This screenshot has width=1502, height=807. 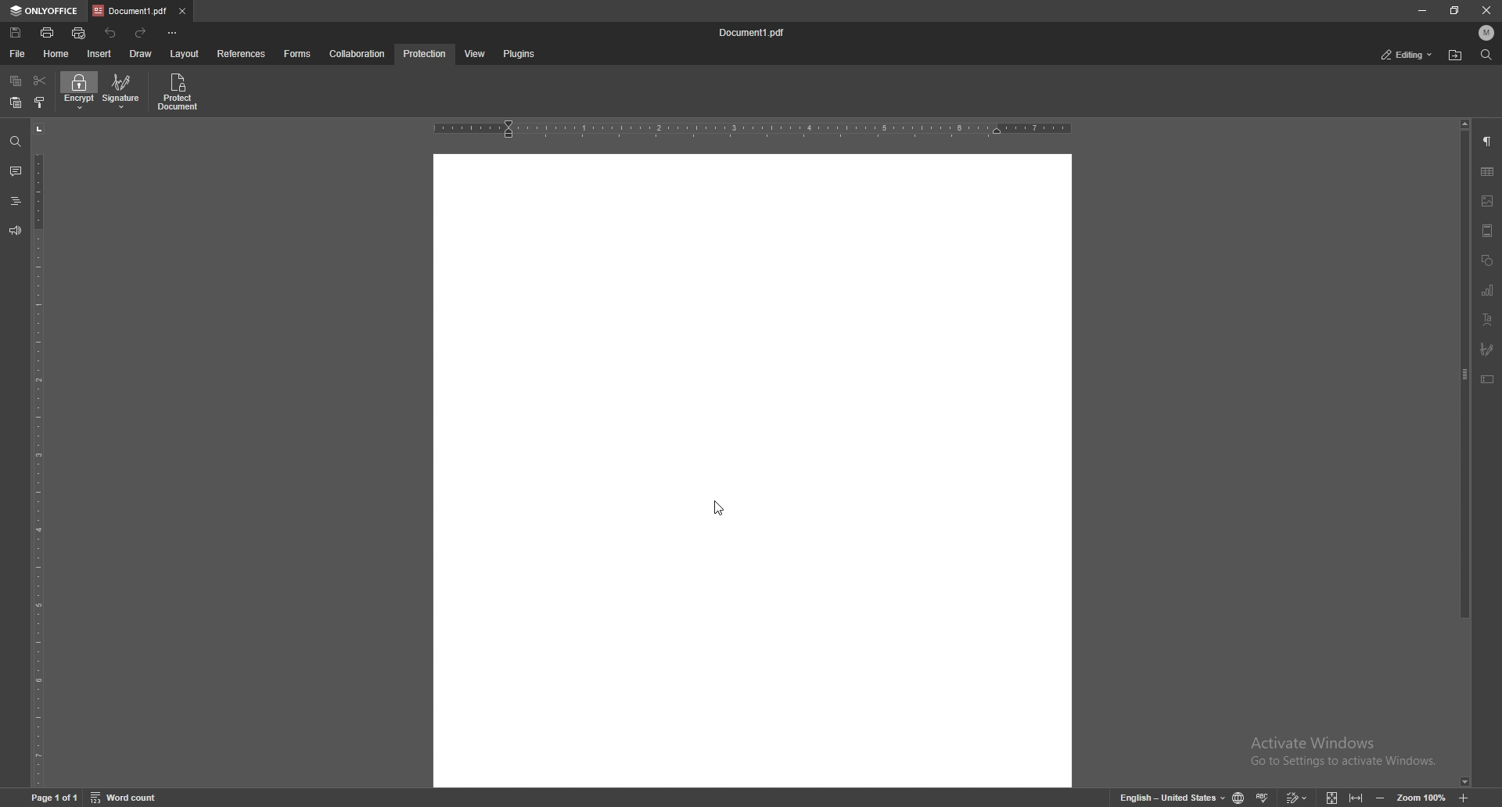 What do you see at coordinates (15, 81) in the screenshot?
I see `copy` at bounding box center [15, 81].